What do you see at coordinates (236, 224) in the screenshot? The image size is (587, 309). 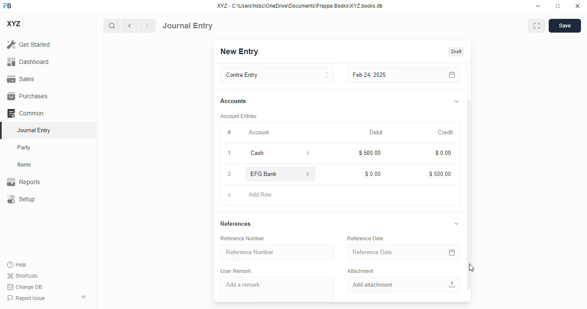 I see `references` at bounding box center [236, 224].